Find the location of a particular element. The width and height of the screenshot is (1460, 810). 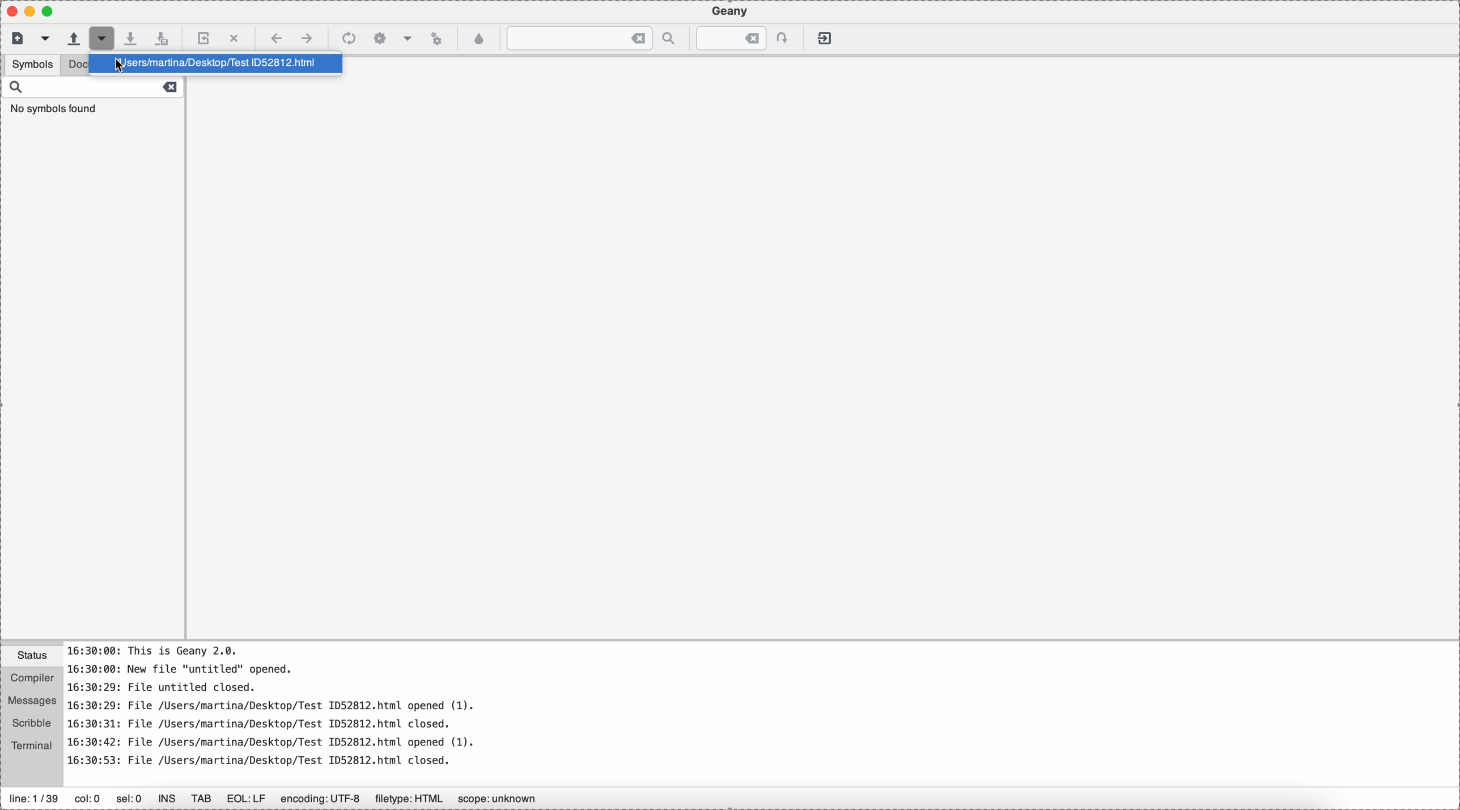

open an existing file is located at coordinates (73, 38).